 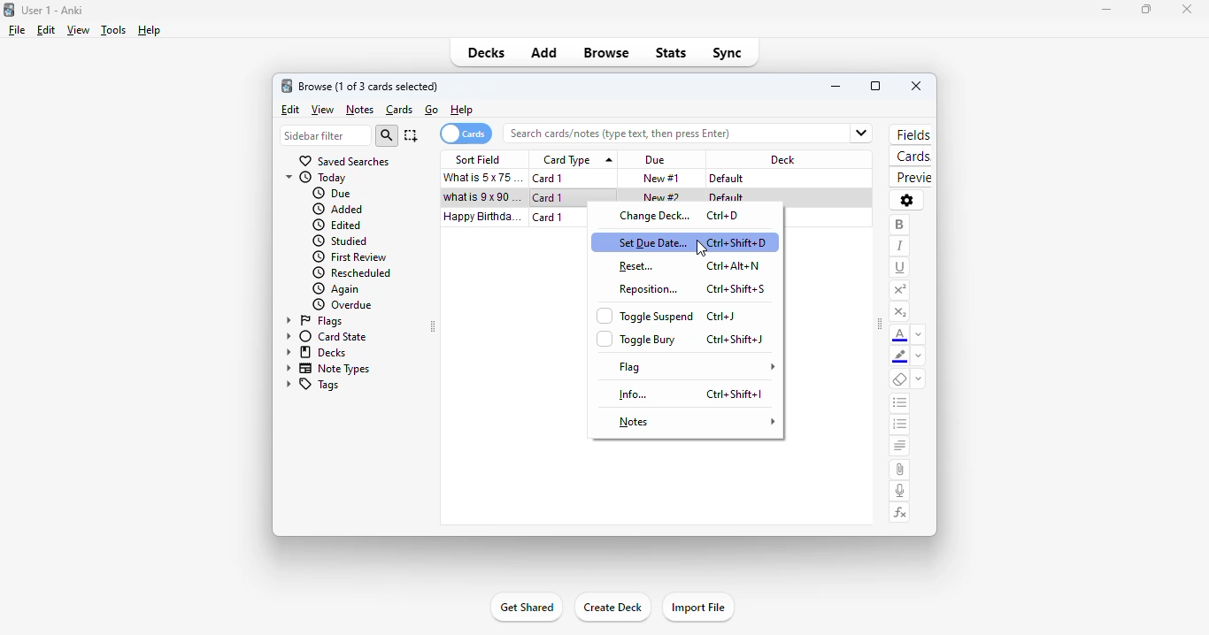 I want to click on tags, so click(x=312, y=385).